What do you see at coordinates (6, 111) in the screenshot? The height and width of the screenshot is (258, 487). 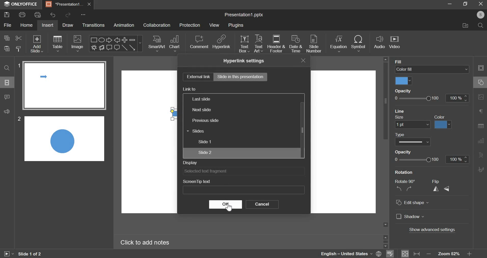 I see `feedback` at bounding box center [6, 111].